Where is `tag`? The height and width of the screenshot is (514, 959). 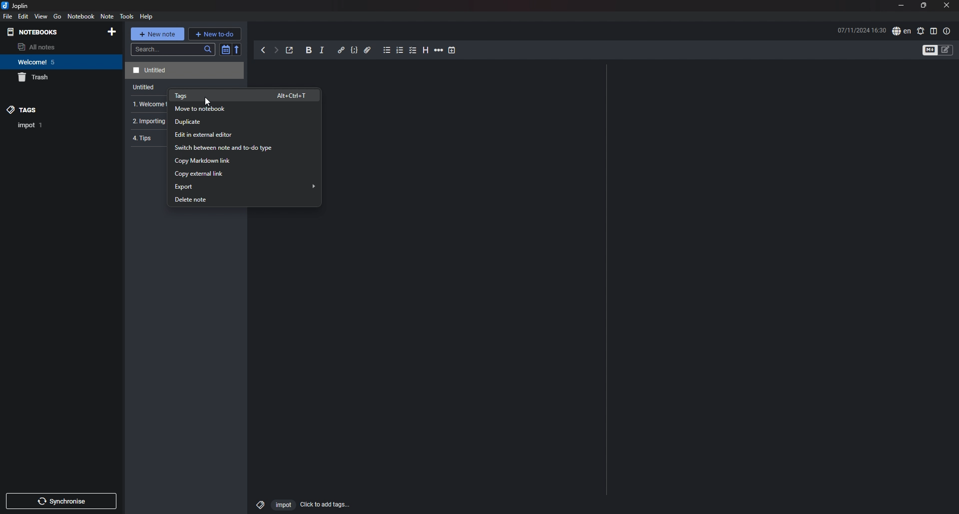 tag is located at coordinates (30, 125).